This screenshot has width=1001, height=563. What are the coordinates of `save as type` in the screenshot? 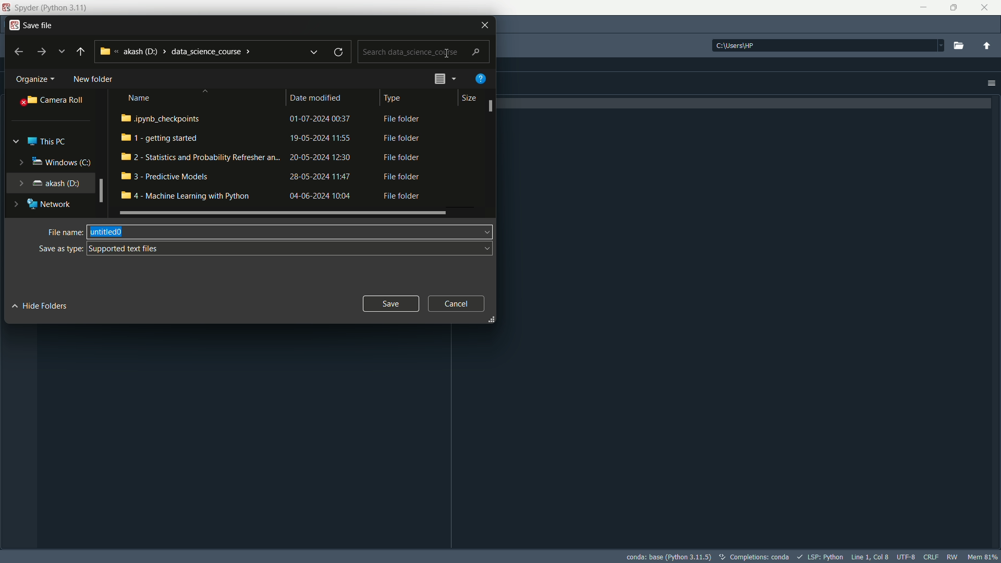 It's located at (61, 249).